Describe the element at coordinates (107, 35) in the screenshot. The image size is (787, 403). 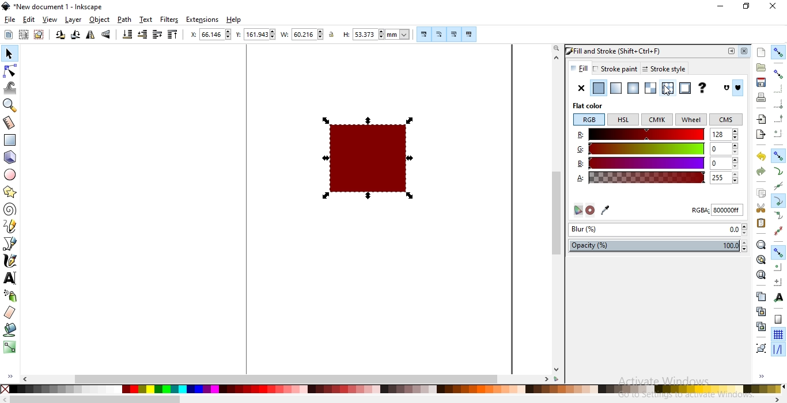
I see `flip vertically` at that location.